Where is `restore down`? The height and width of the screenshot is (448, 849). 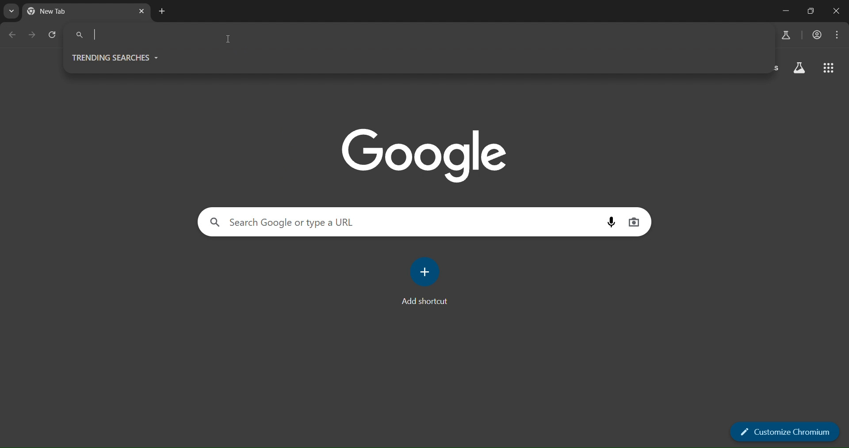 restore down is located at coordinates (808, 11).